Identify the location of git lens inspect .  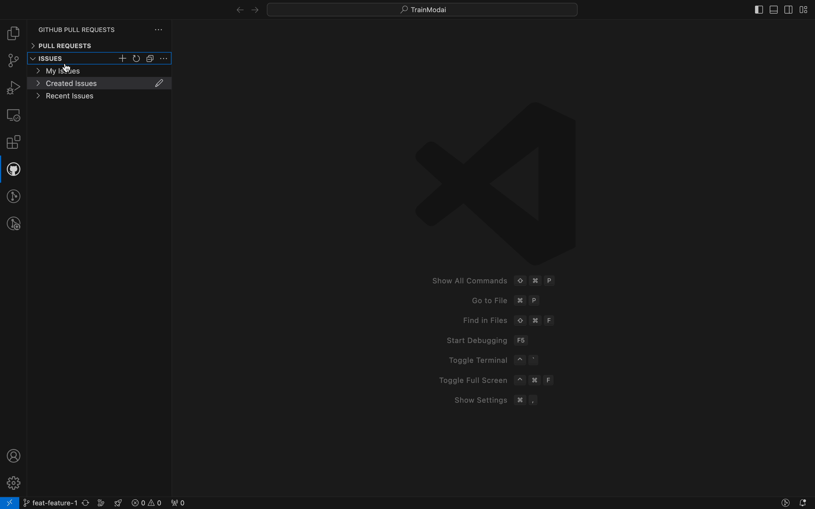
(14, 224).